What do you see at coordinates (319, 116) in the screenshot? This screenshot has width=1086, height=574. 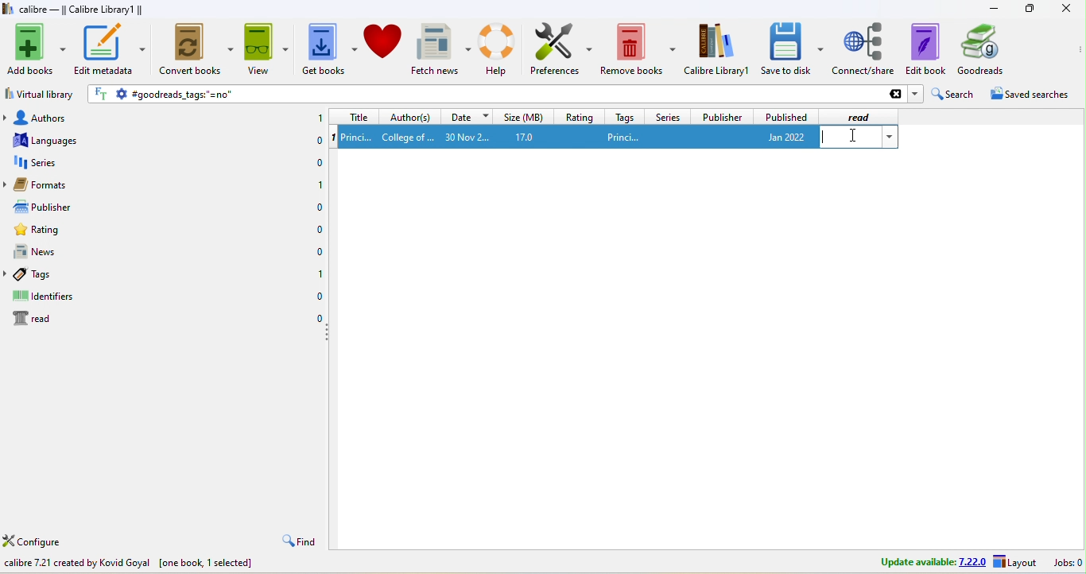 I see `1` at bounding box center [319, 116].